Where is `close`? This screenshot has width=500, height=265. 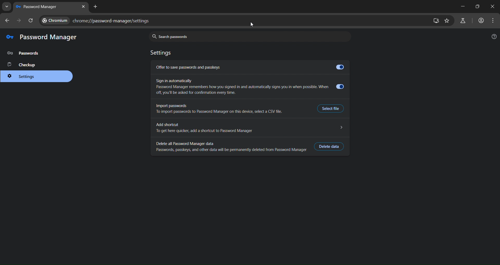
close is located at coordinates (492, 6).